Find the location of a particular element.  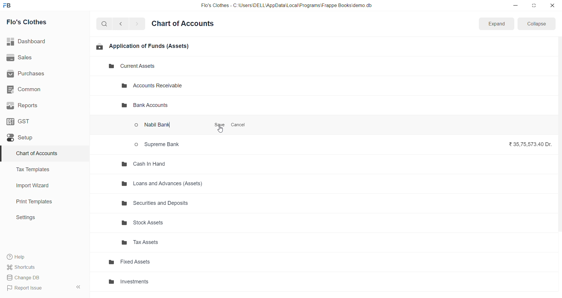

Import Wizard is located at coordinates (42, 186).